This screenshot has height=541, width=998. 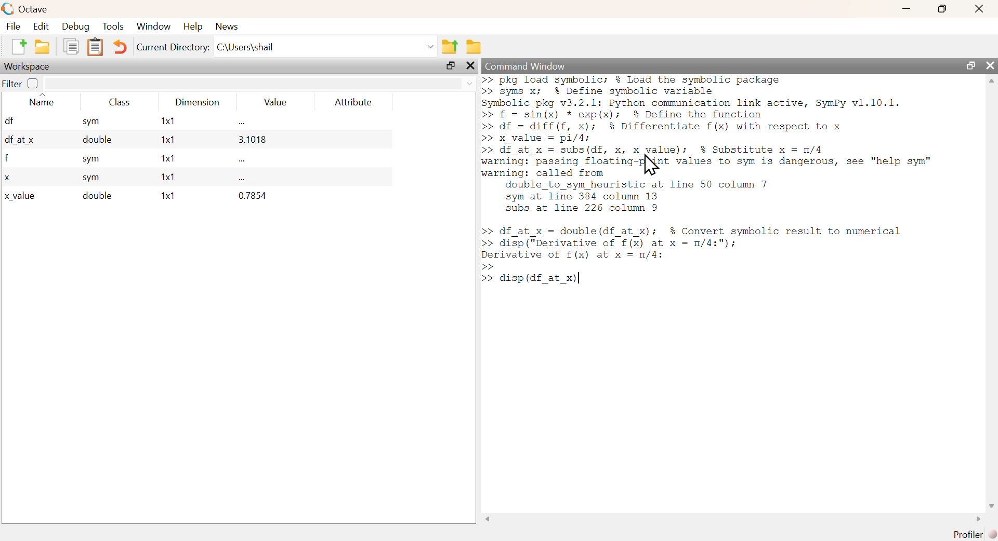 I want to click on Tools, so click(x=114, y=26).